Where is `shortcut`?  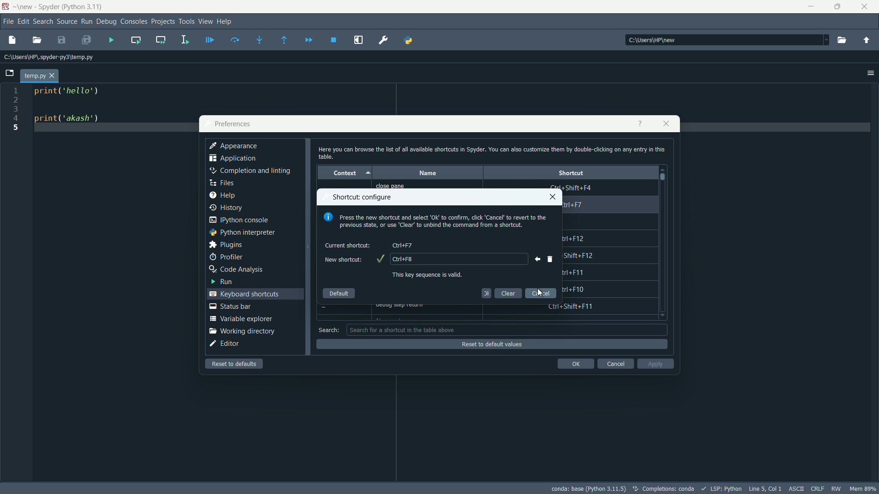
shortcut is located at coordinates (571, 172).